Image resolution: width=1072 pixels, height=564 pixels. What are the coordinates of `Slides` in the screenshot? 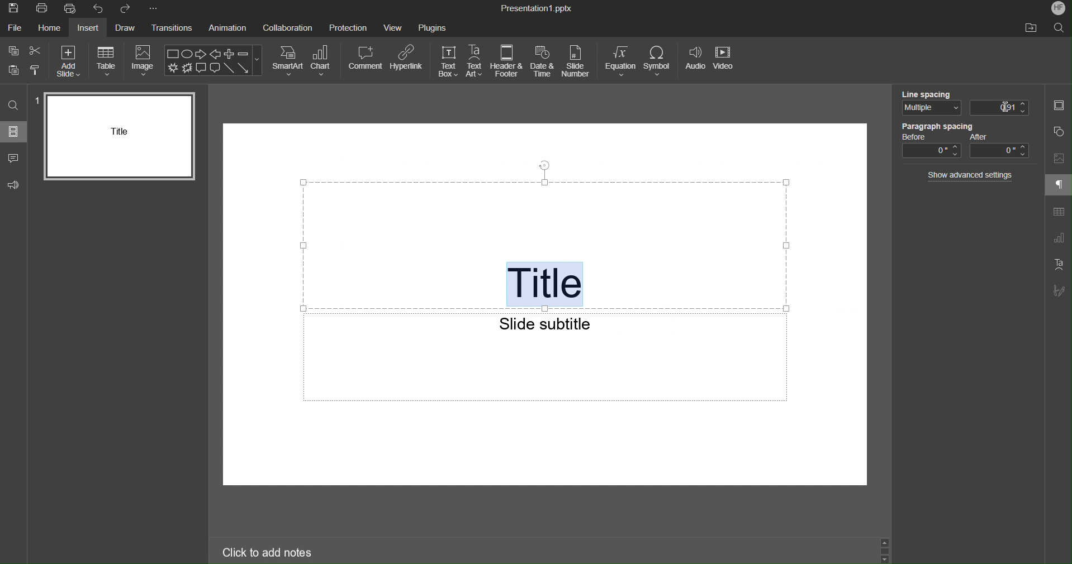 It's located at (13, 131).